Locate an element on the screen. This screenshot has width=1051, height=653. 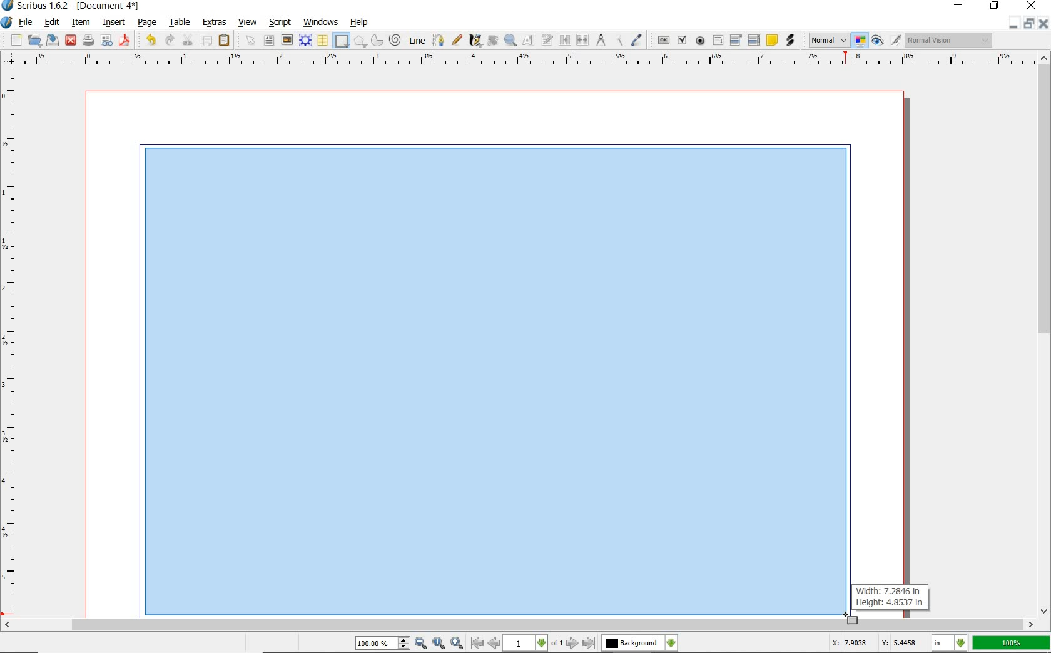
help is located at coordinates (360, 23).